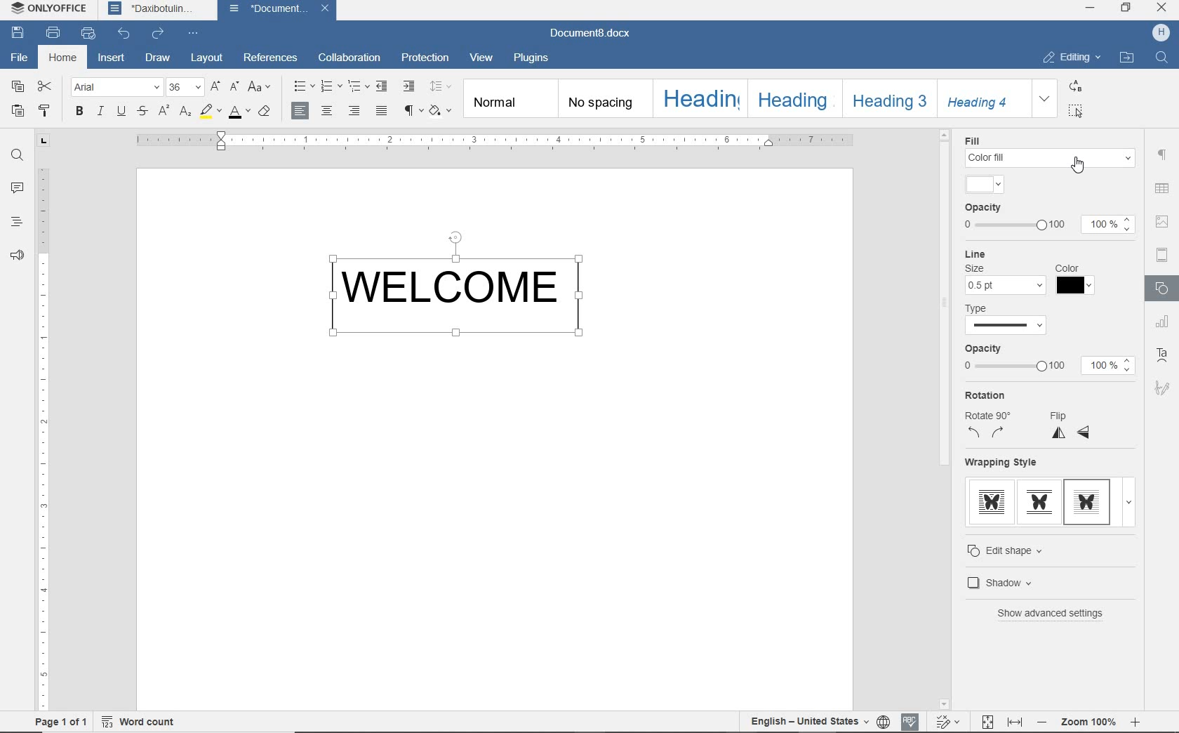 The width and height of the screenshot is (1179, 733). I want to click on FONT, so click(115, 88).